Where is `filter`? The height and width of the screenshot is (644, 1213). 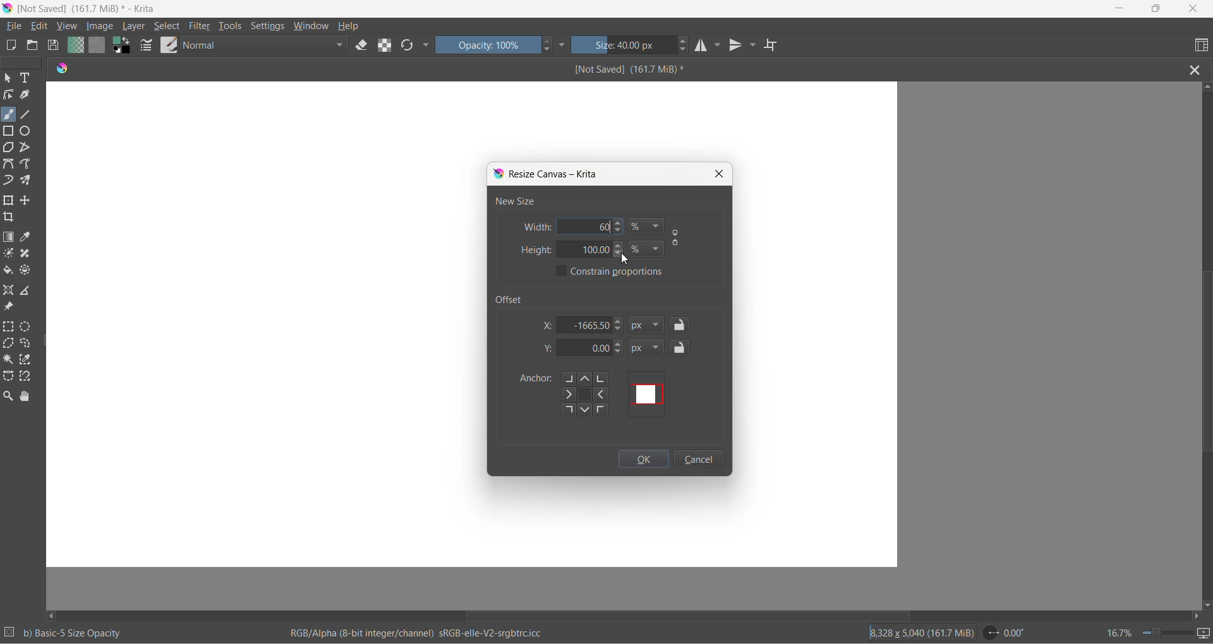
filter is located at coordinates (200, 28).